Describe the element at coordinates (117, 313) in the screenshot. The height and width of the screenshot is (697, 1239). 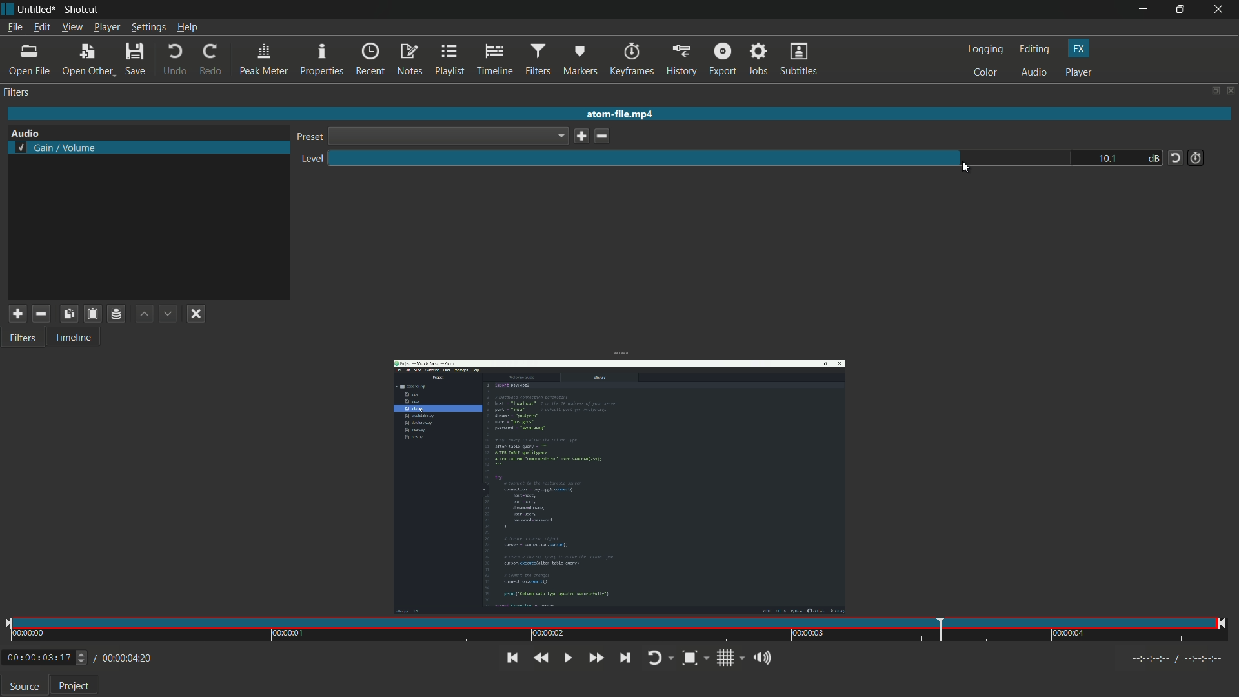
I see `save filter set` at that location.